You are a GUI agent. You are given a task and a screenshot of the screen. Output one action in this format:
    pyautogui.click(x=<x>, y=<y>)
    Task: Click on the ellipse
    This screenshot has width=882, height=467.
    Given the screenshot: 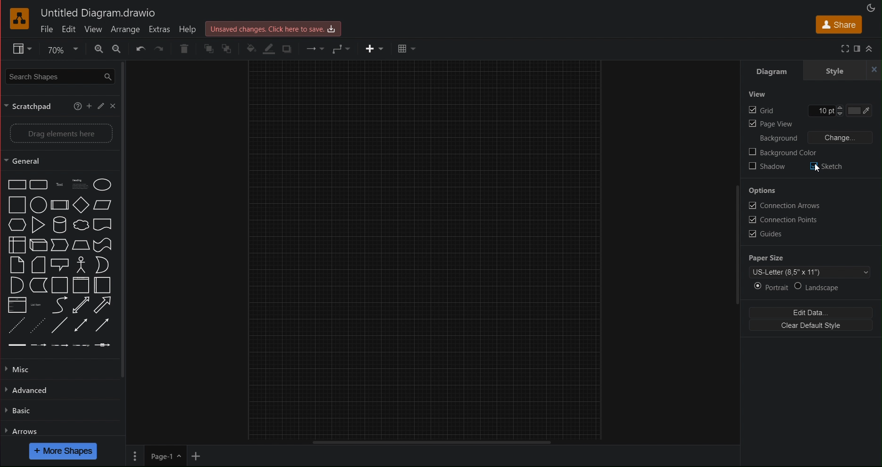 What is the action you would take?
    pyautogui.click(x=102, y=185)
    